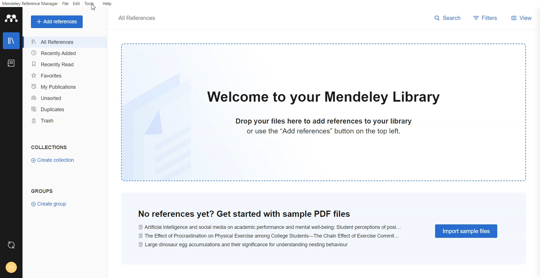  What do you see at coordinates (50, 203) in the screenshot?
I see `Create Group` at bounding box center [50, 203].